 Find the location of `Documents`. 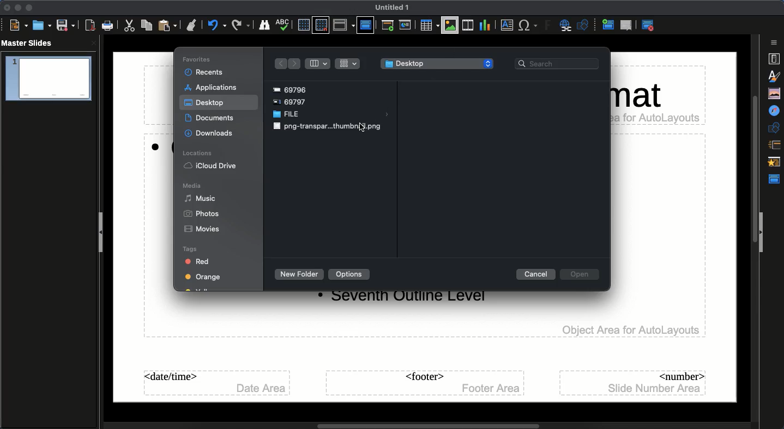

Documents is located at coordinates (211, 118).